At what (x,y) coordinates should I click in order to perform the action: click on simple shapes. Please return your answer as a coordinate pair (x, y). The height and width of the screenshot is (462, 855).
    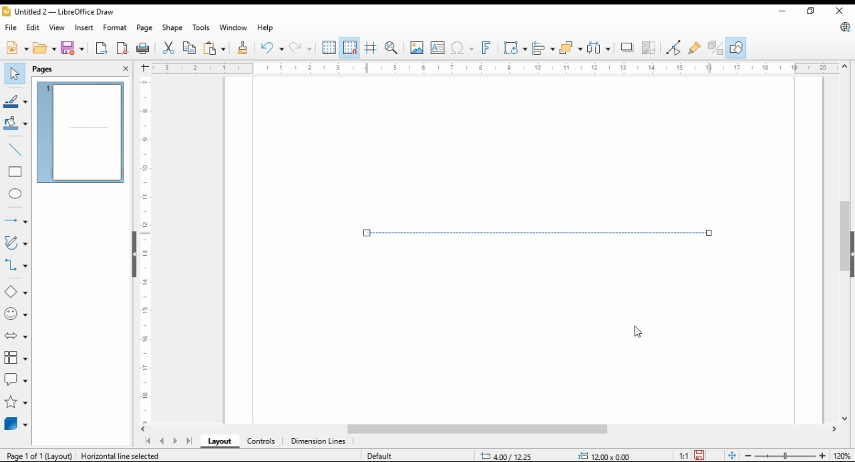
    Looking at the image, I should click on (17, 291).